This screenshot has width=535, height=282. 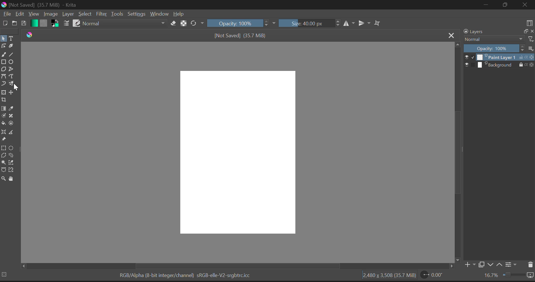 What do you see at coordinates (3, 84) in the screenshot?
I see `Dynamic Brush` at bounding box center [3, 84].